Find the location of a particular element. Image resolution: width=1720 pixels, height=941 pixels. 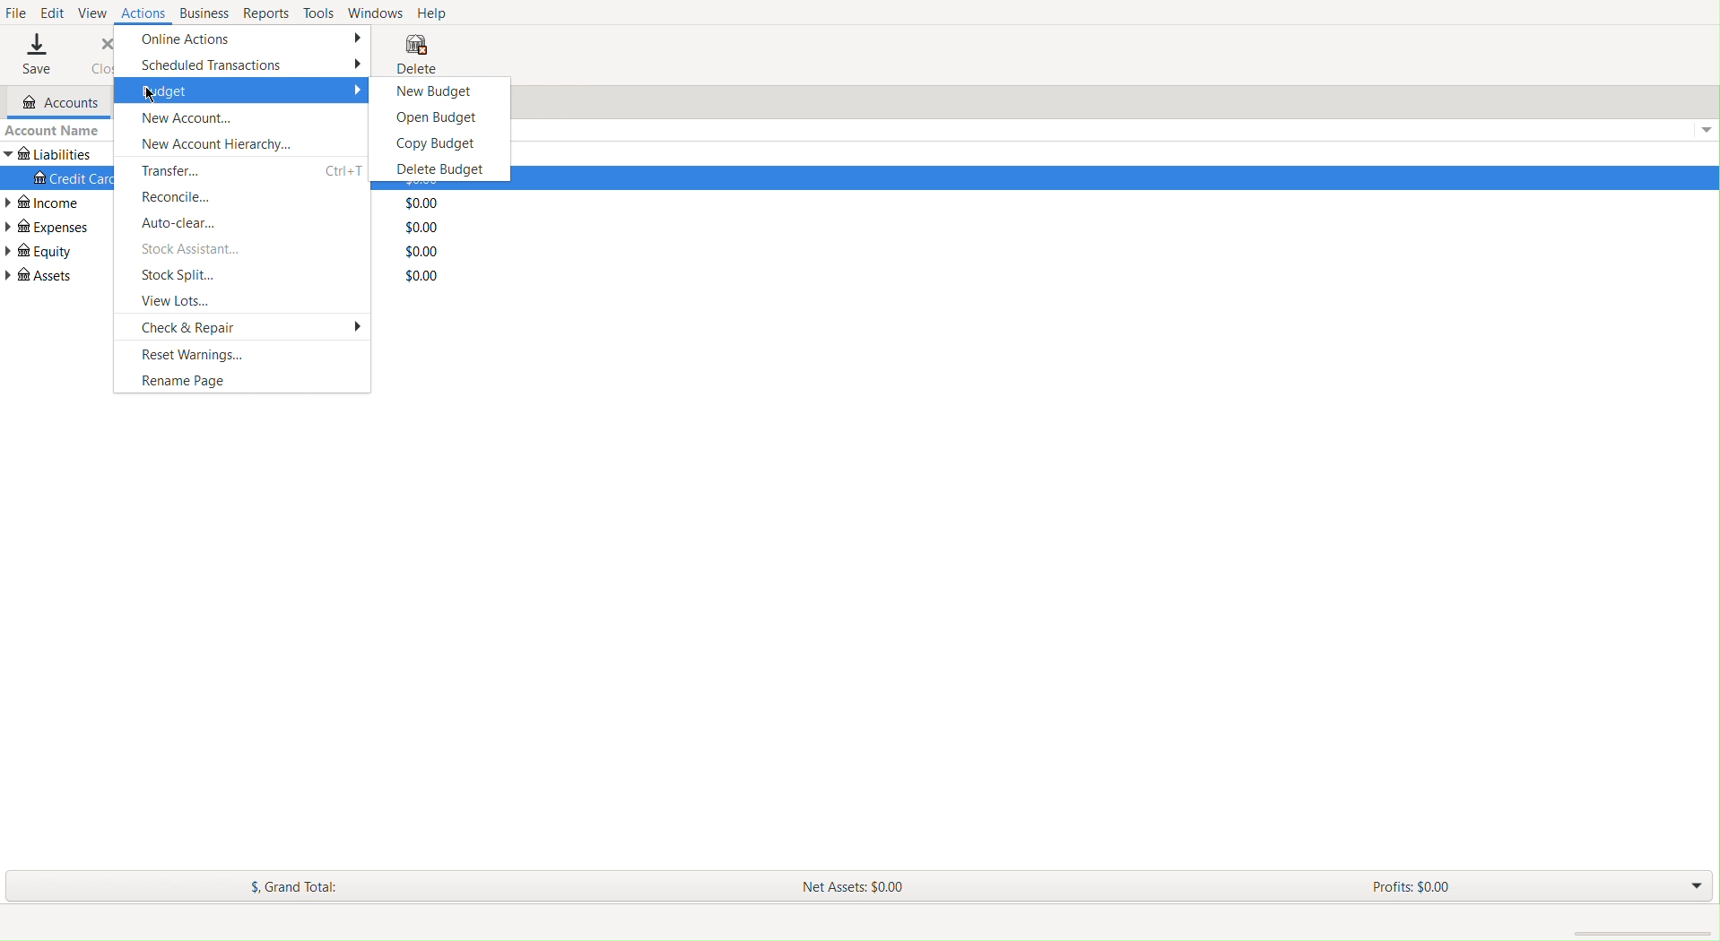

Profits is located at coordinates (1411, 885).